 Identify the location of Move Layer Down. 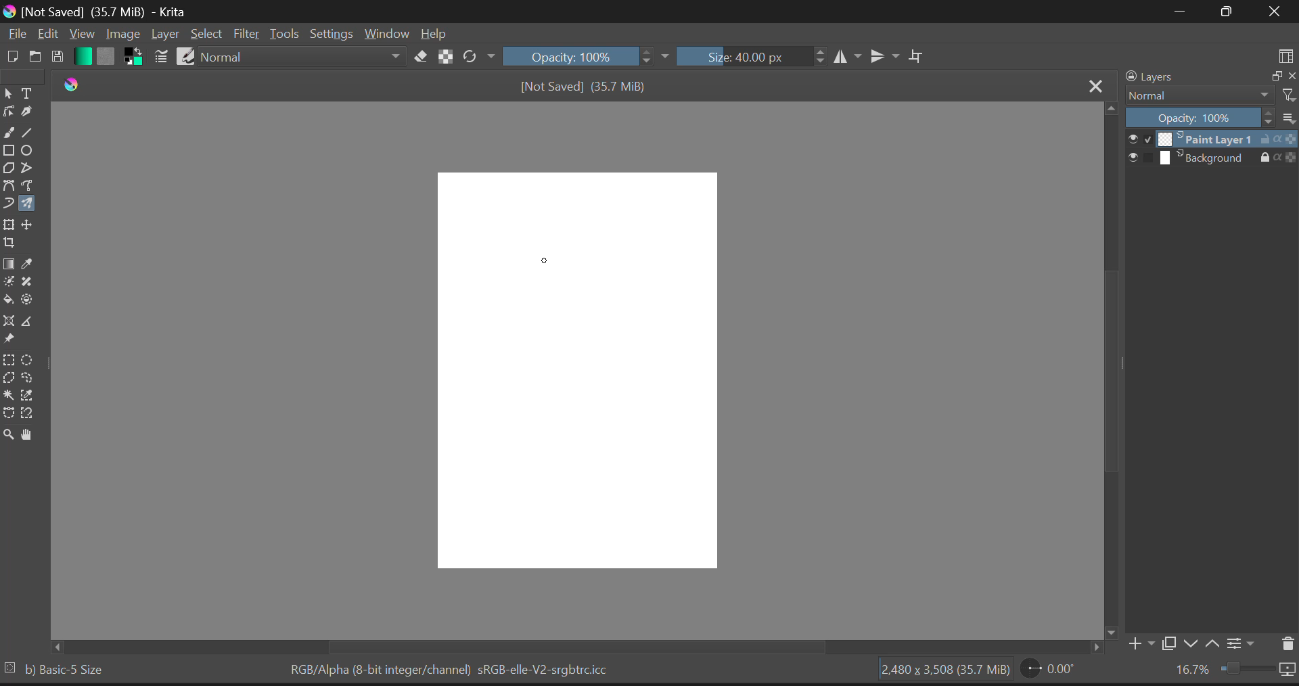
(1193, 644).